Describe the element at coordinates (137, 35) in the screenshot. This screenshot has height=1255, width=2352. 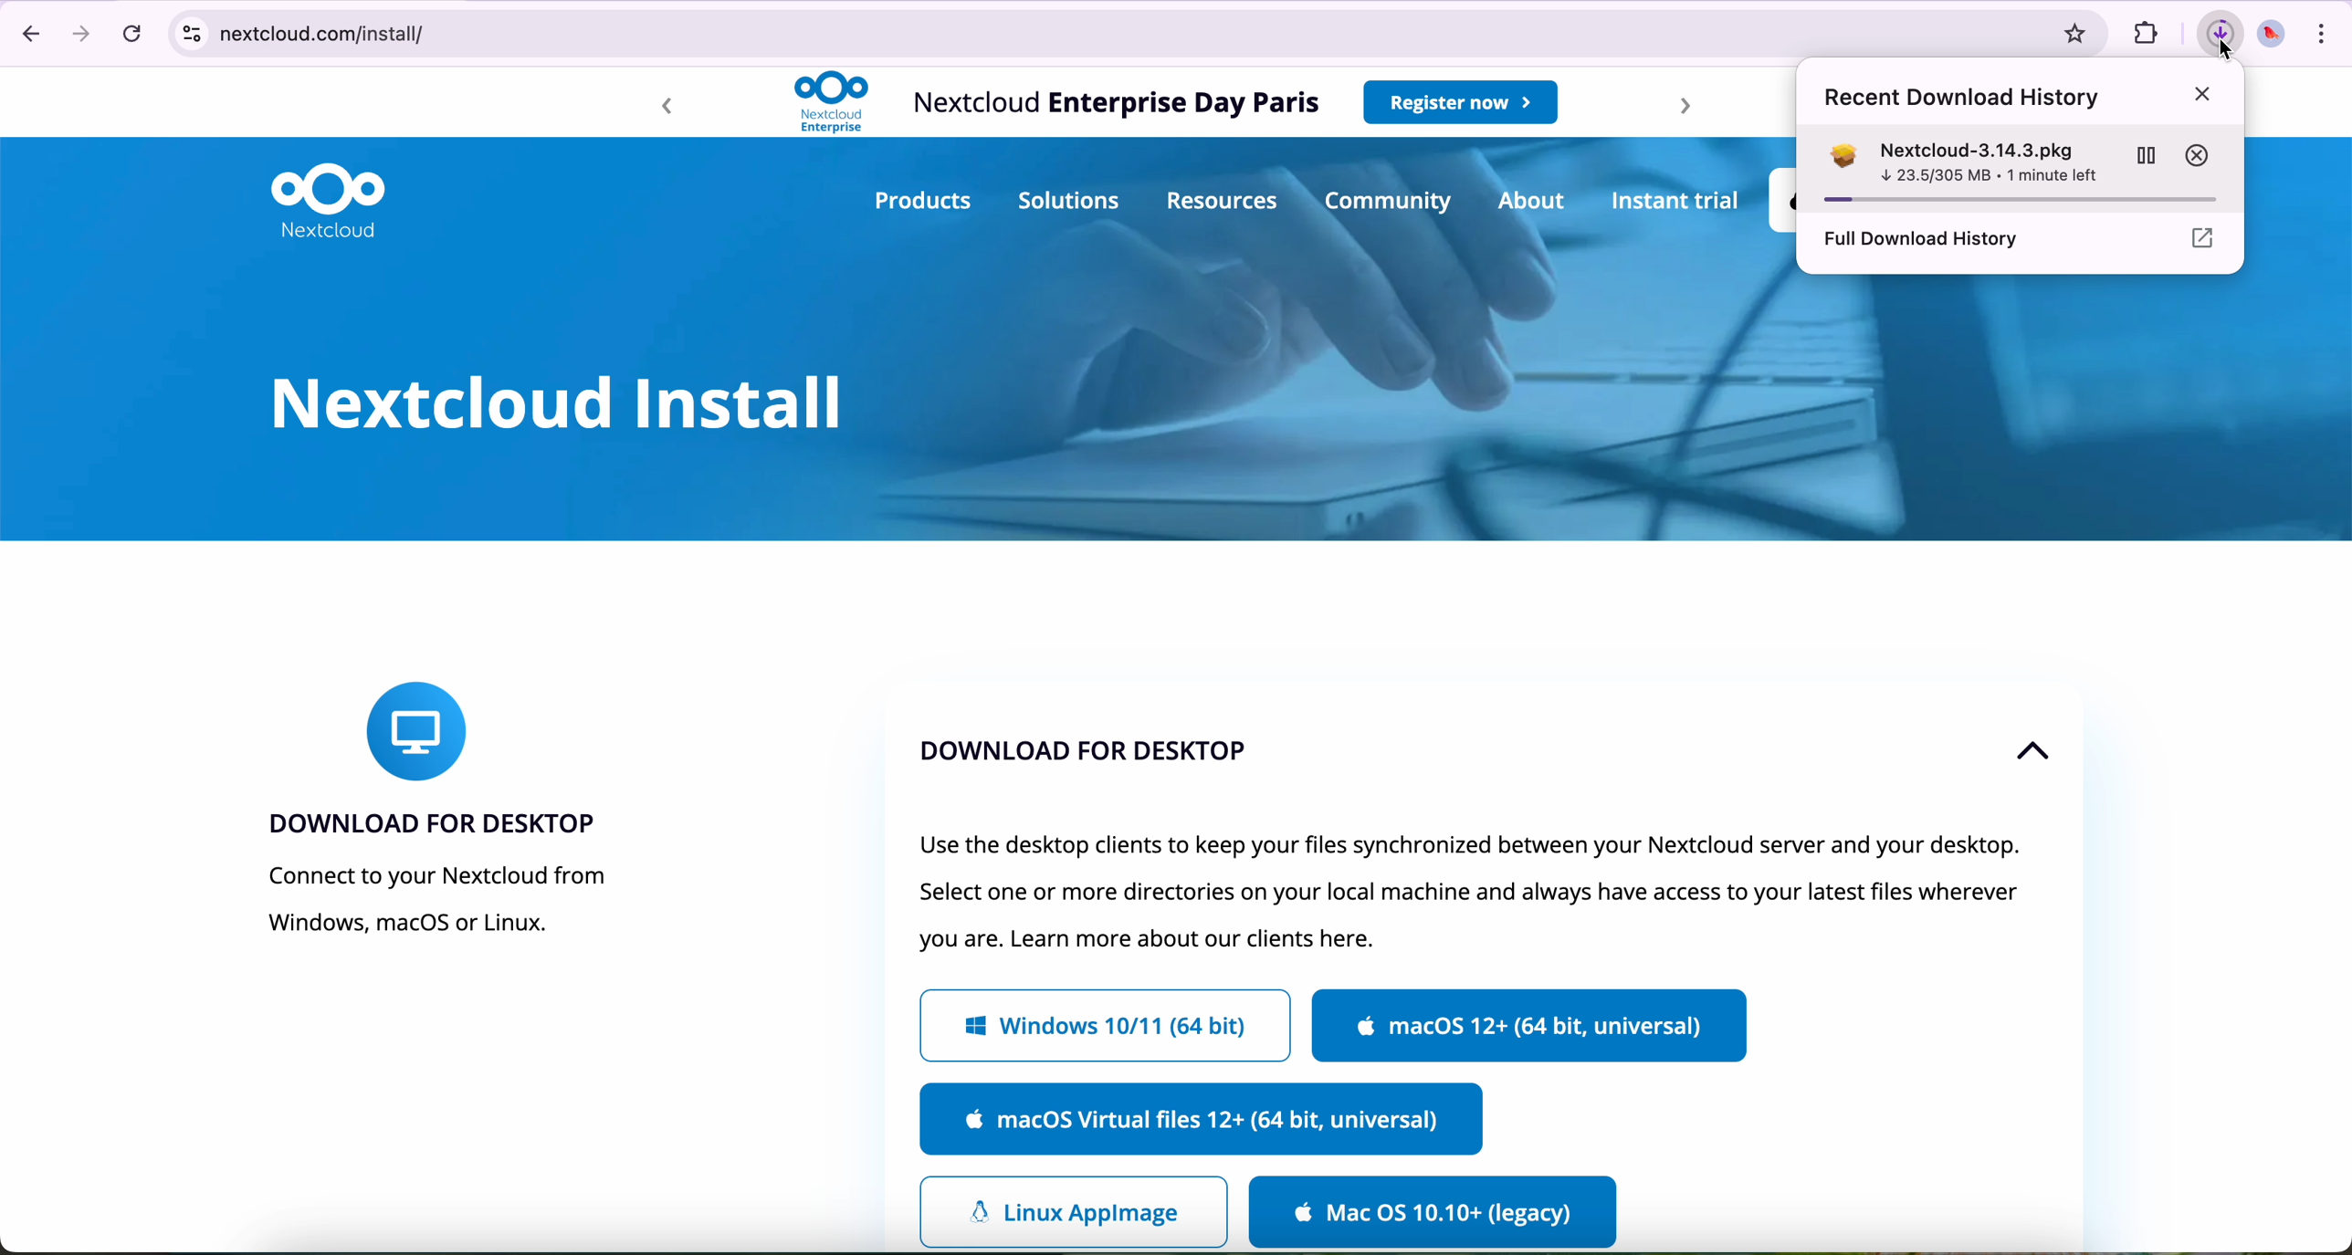
I see `refresh the page` at that location.